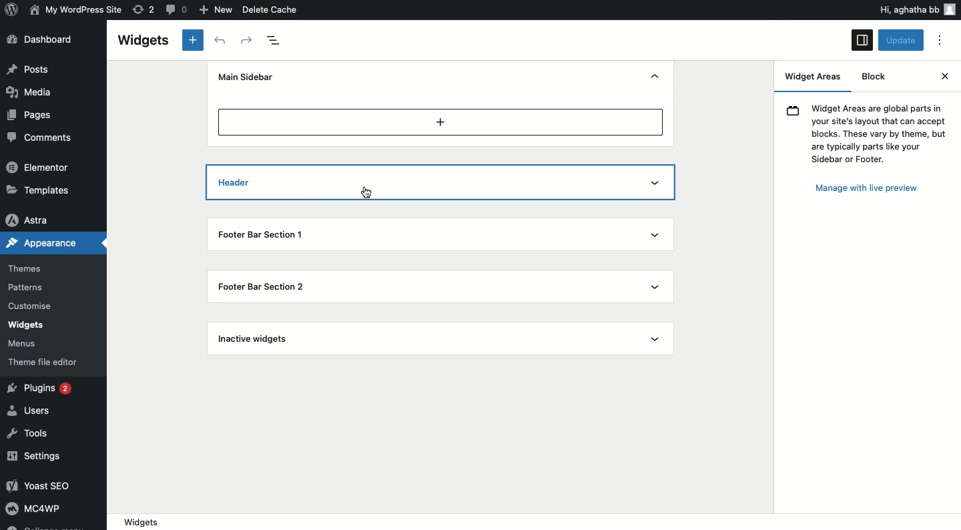 The width and height of the screenshot is (961, 530). What do you see at coordinates (263, 183) in the screenshot?
I see `Header` at bounding box center [263, 183].